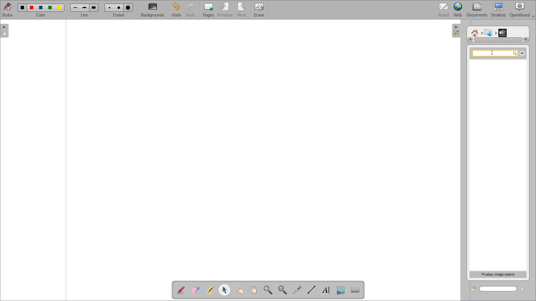 The width and height of the screenshot is (536, 301). Describe the element at coordinates (7, 9) in the screenshot. I see `toggle stylus` at that location.